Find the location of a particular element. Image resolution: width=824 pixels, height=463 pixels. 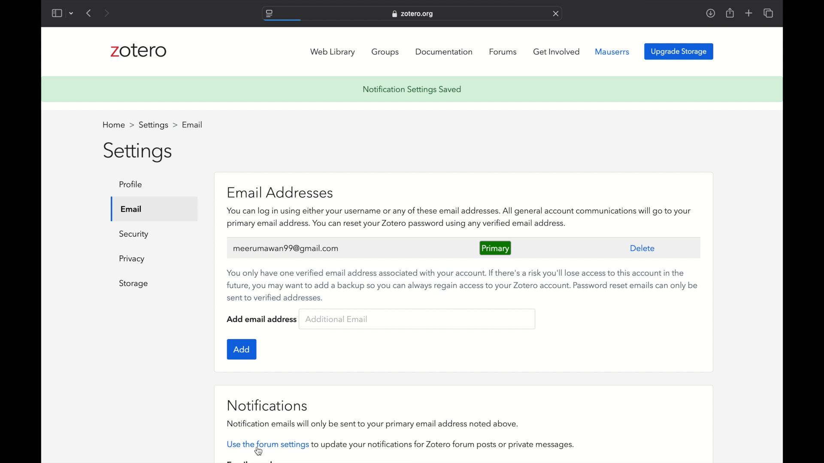

recommendation to use verified back up email address is located at coordinates (464, 286).